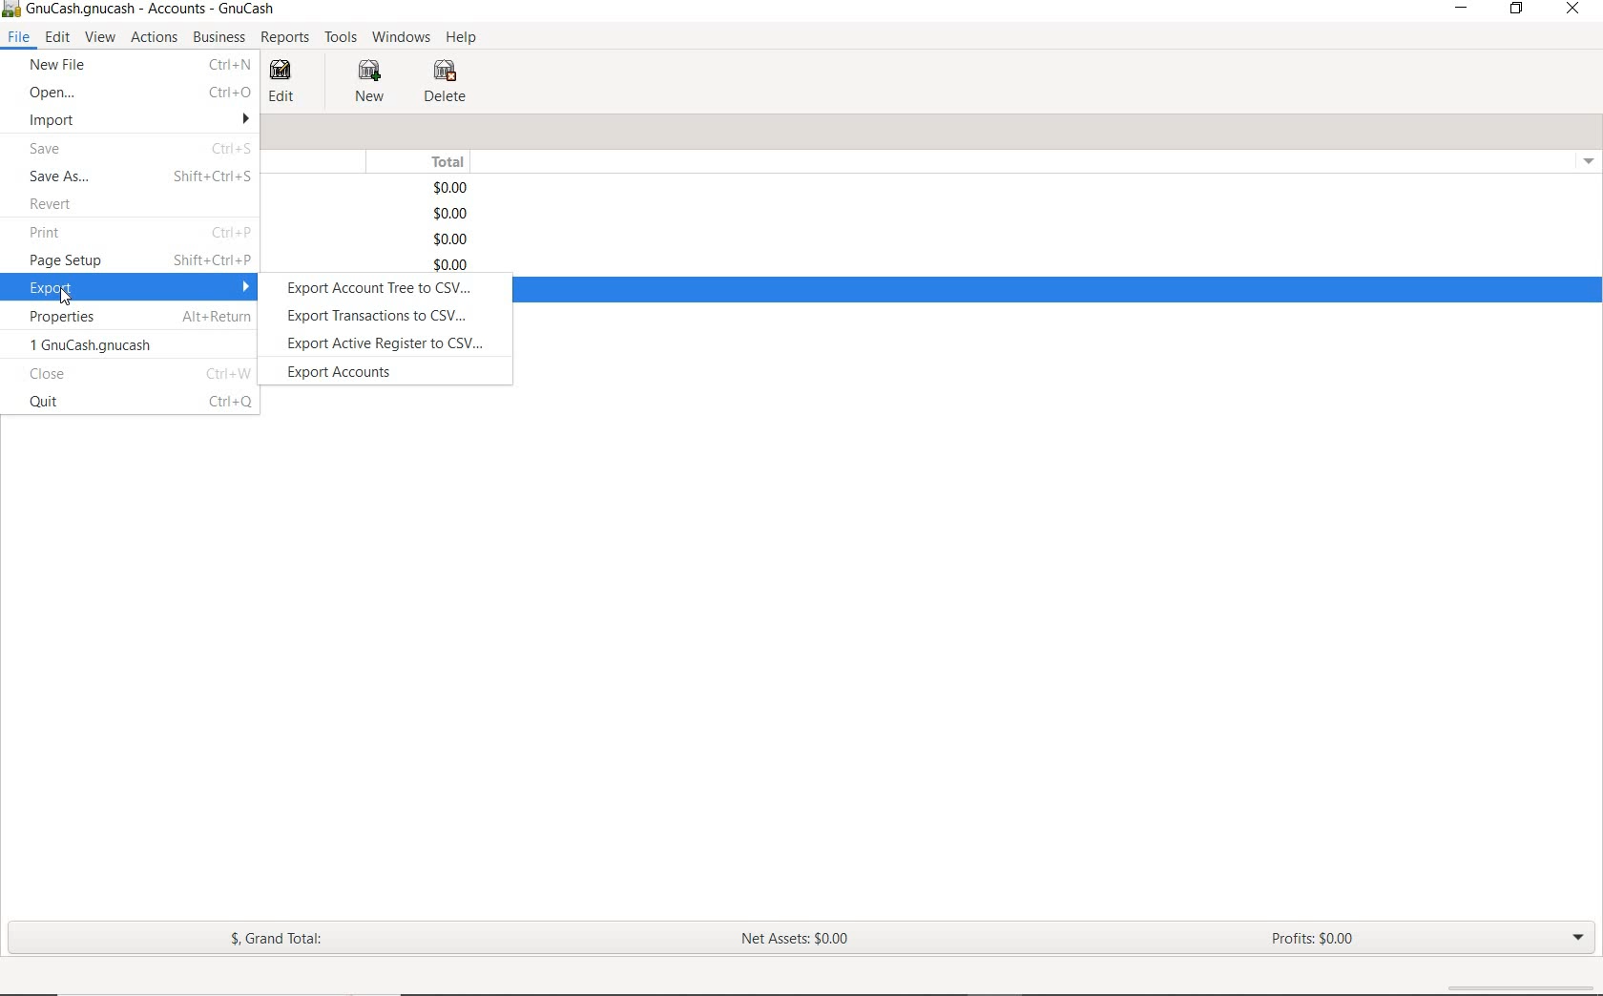  Describe the element at coordinates (450, 264) in the screenshot. I see `$0.00` at that location.